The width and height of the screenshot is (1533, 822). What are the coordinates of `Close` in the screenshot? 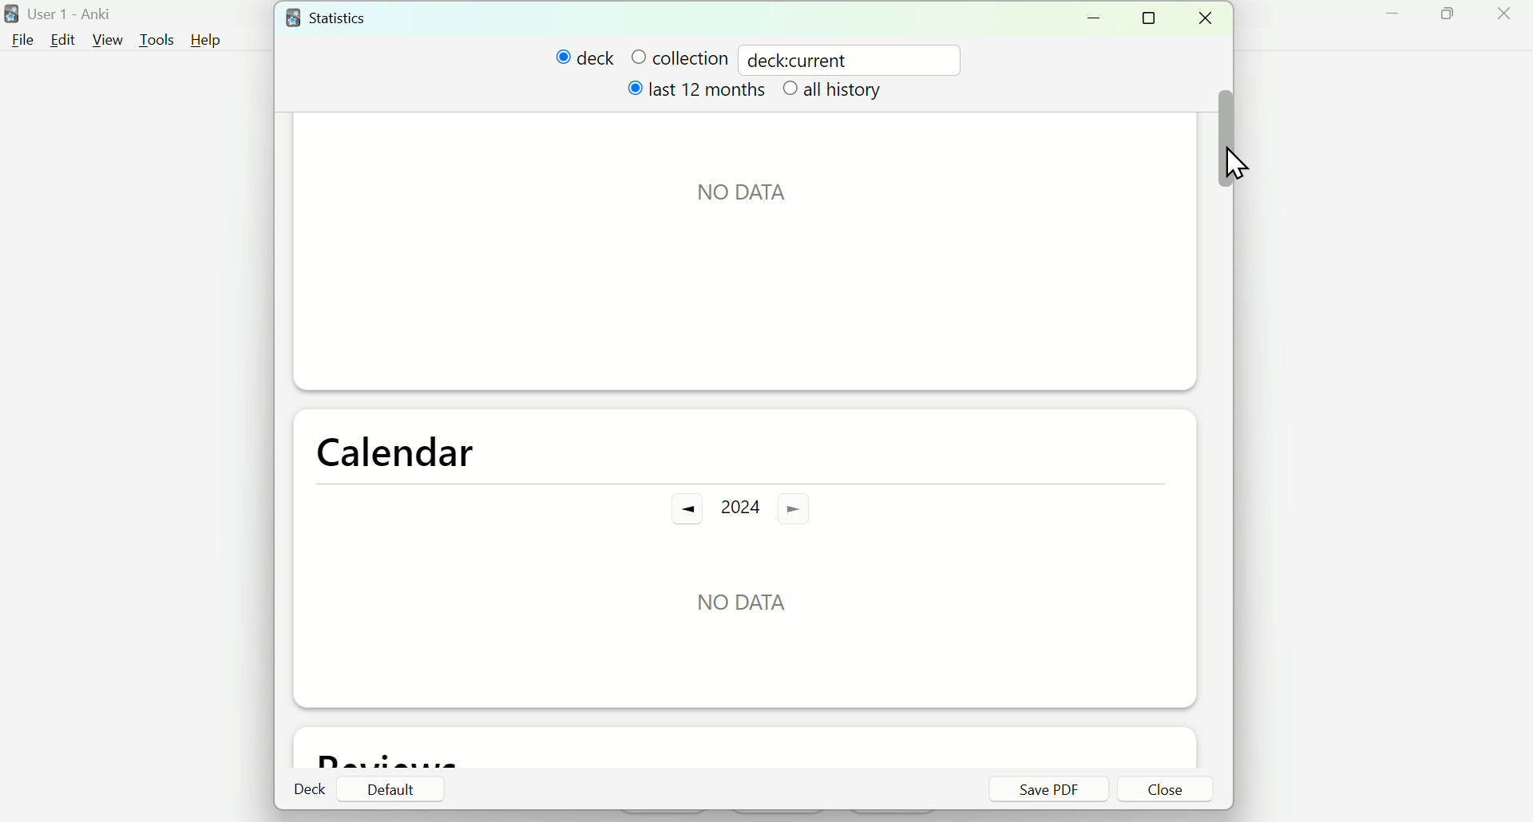 It's located at (1507, 19).